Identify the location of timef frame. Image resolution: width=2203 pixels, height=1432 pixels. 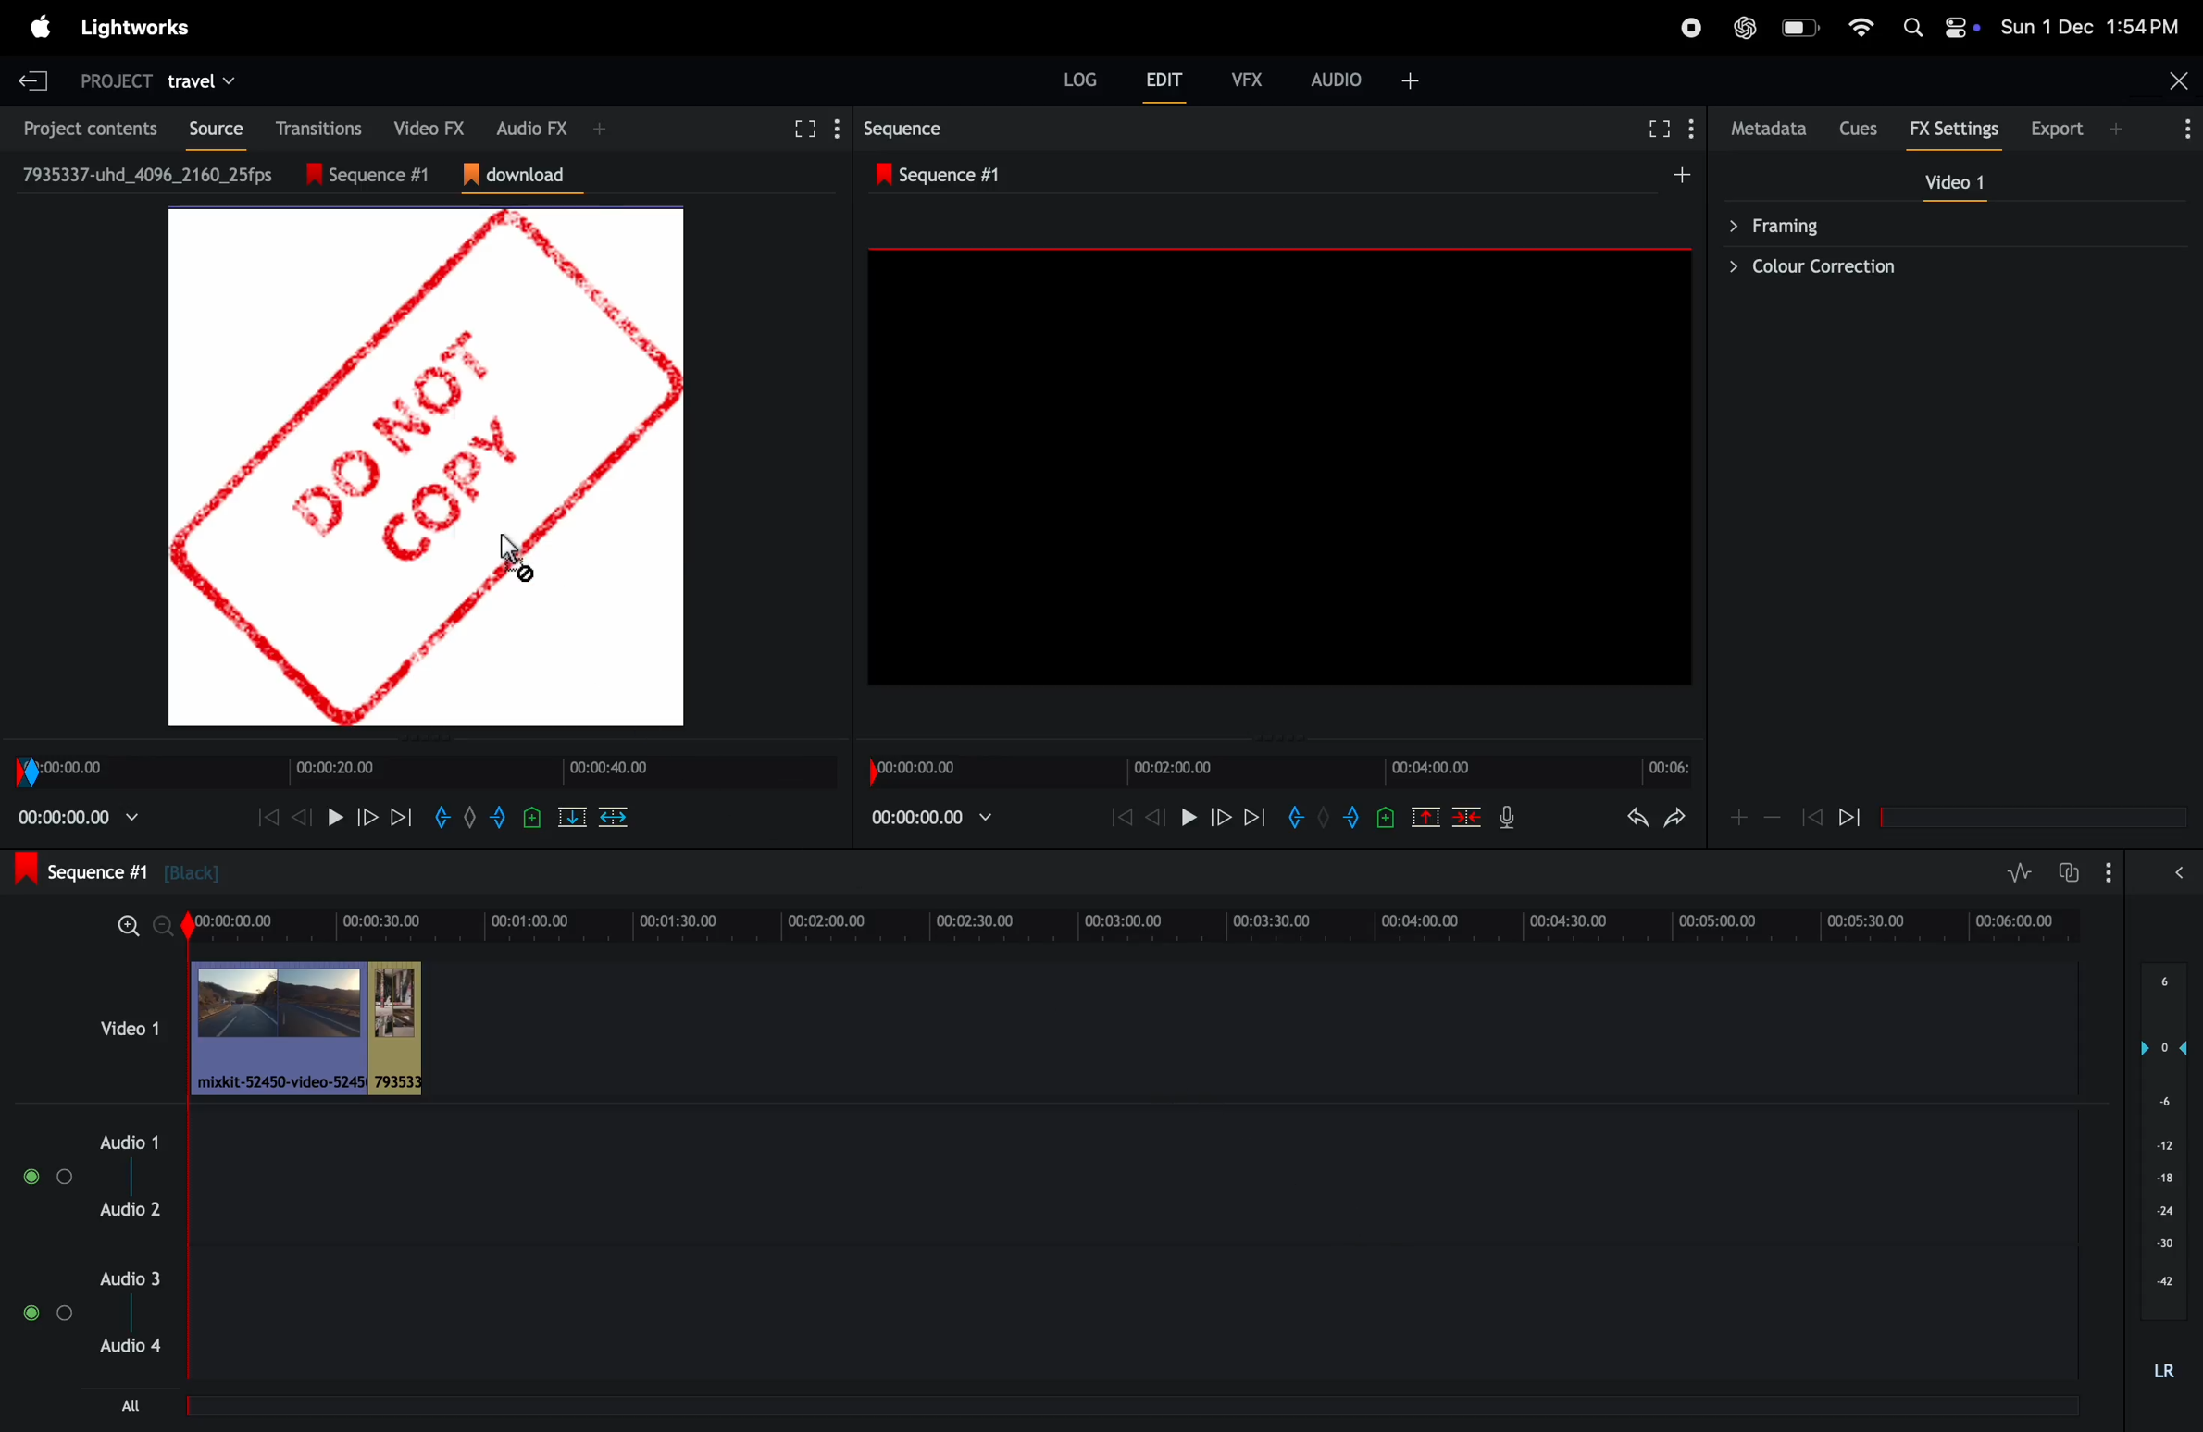
(1140, 926).